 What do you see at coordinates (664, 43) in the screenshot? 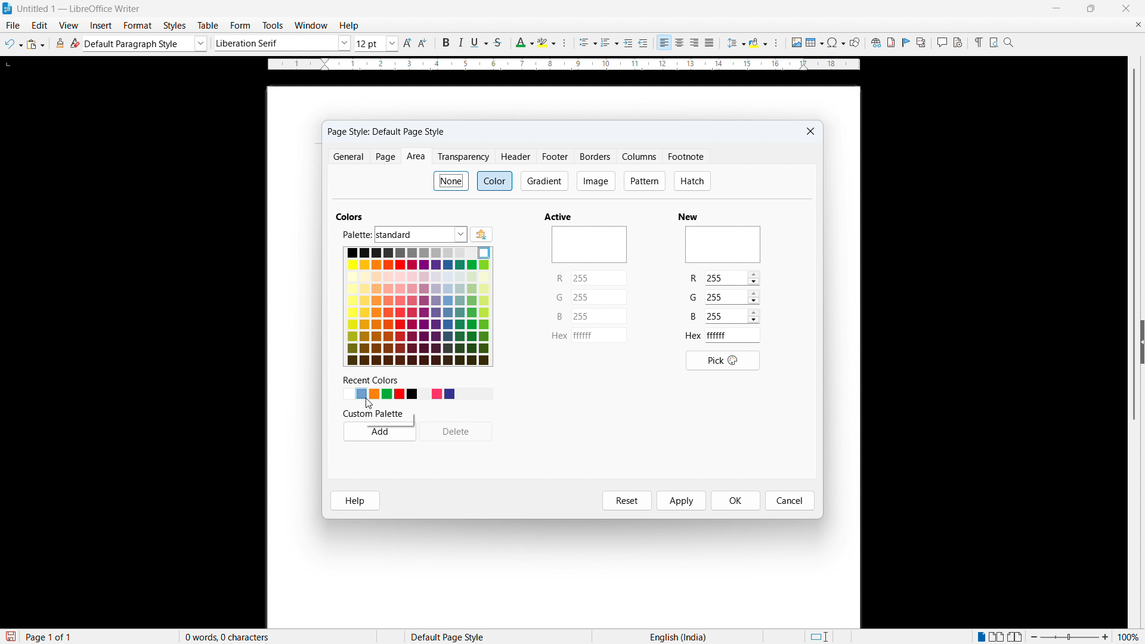
I see `Align left` at bounding box center [664, 43].